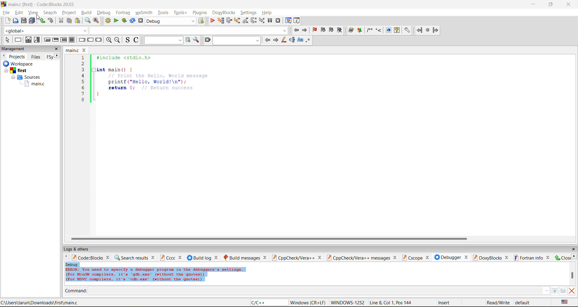 The image size is (578, 307). What do you see at coordinates (305, 31) in the screenshot?
I see `jump forward` at bounding box center [305, 31].